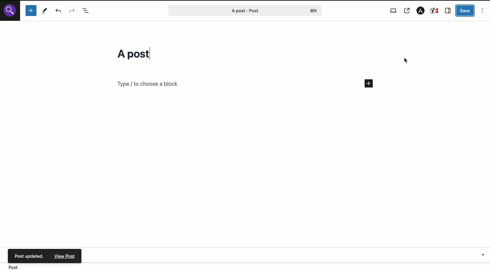 Image resolution: width=490 pixels, height=271 pixels. What do you see at coordinates (392, 10) in the screenshot?
I see `View` at bounding box center [392, 10].